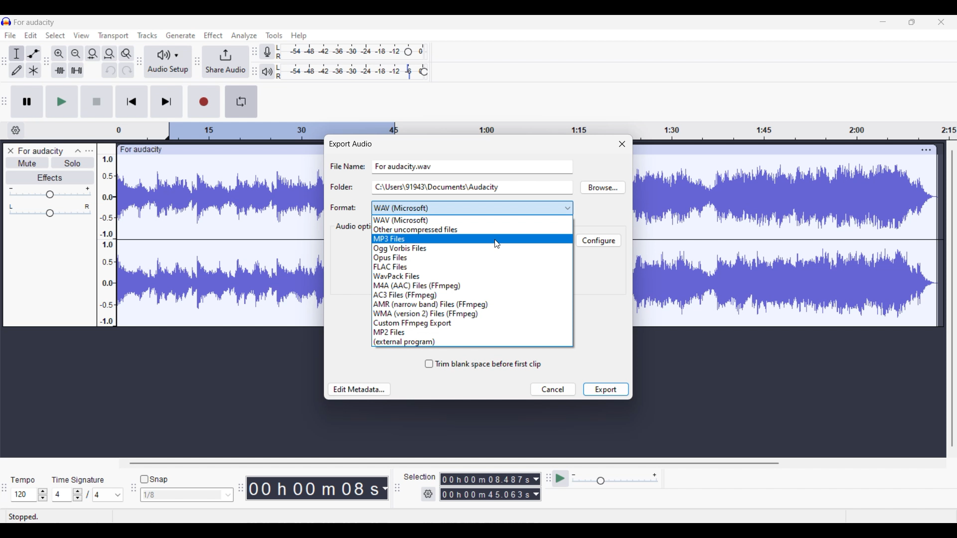  I want to click on Silence audio selection, so click(77, 70).